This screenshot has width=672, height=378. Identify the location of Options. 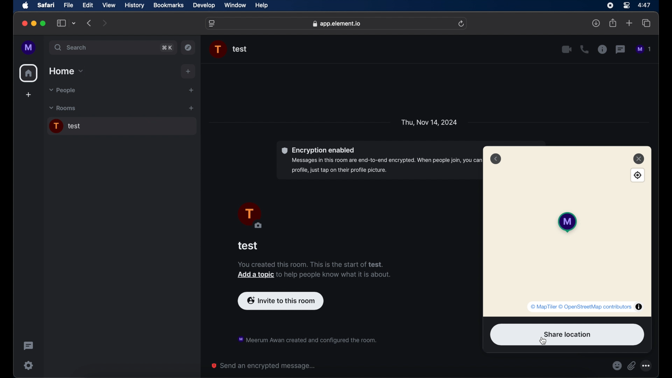
(648, 366).